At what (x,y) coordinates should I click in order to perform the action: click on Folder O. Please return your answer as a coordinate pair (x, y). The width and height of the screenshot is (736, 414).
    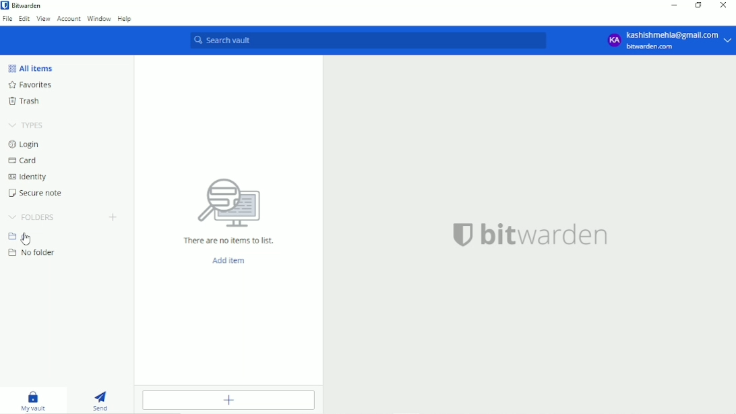
    Looking at the image, I should click on (21, 236).